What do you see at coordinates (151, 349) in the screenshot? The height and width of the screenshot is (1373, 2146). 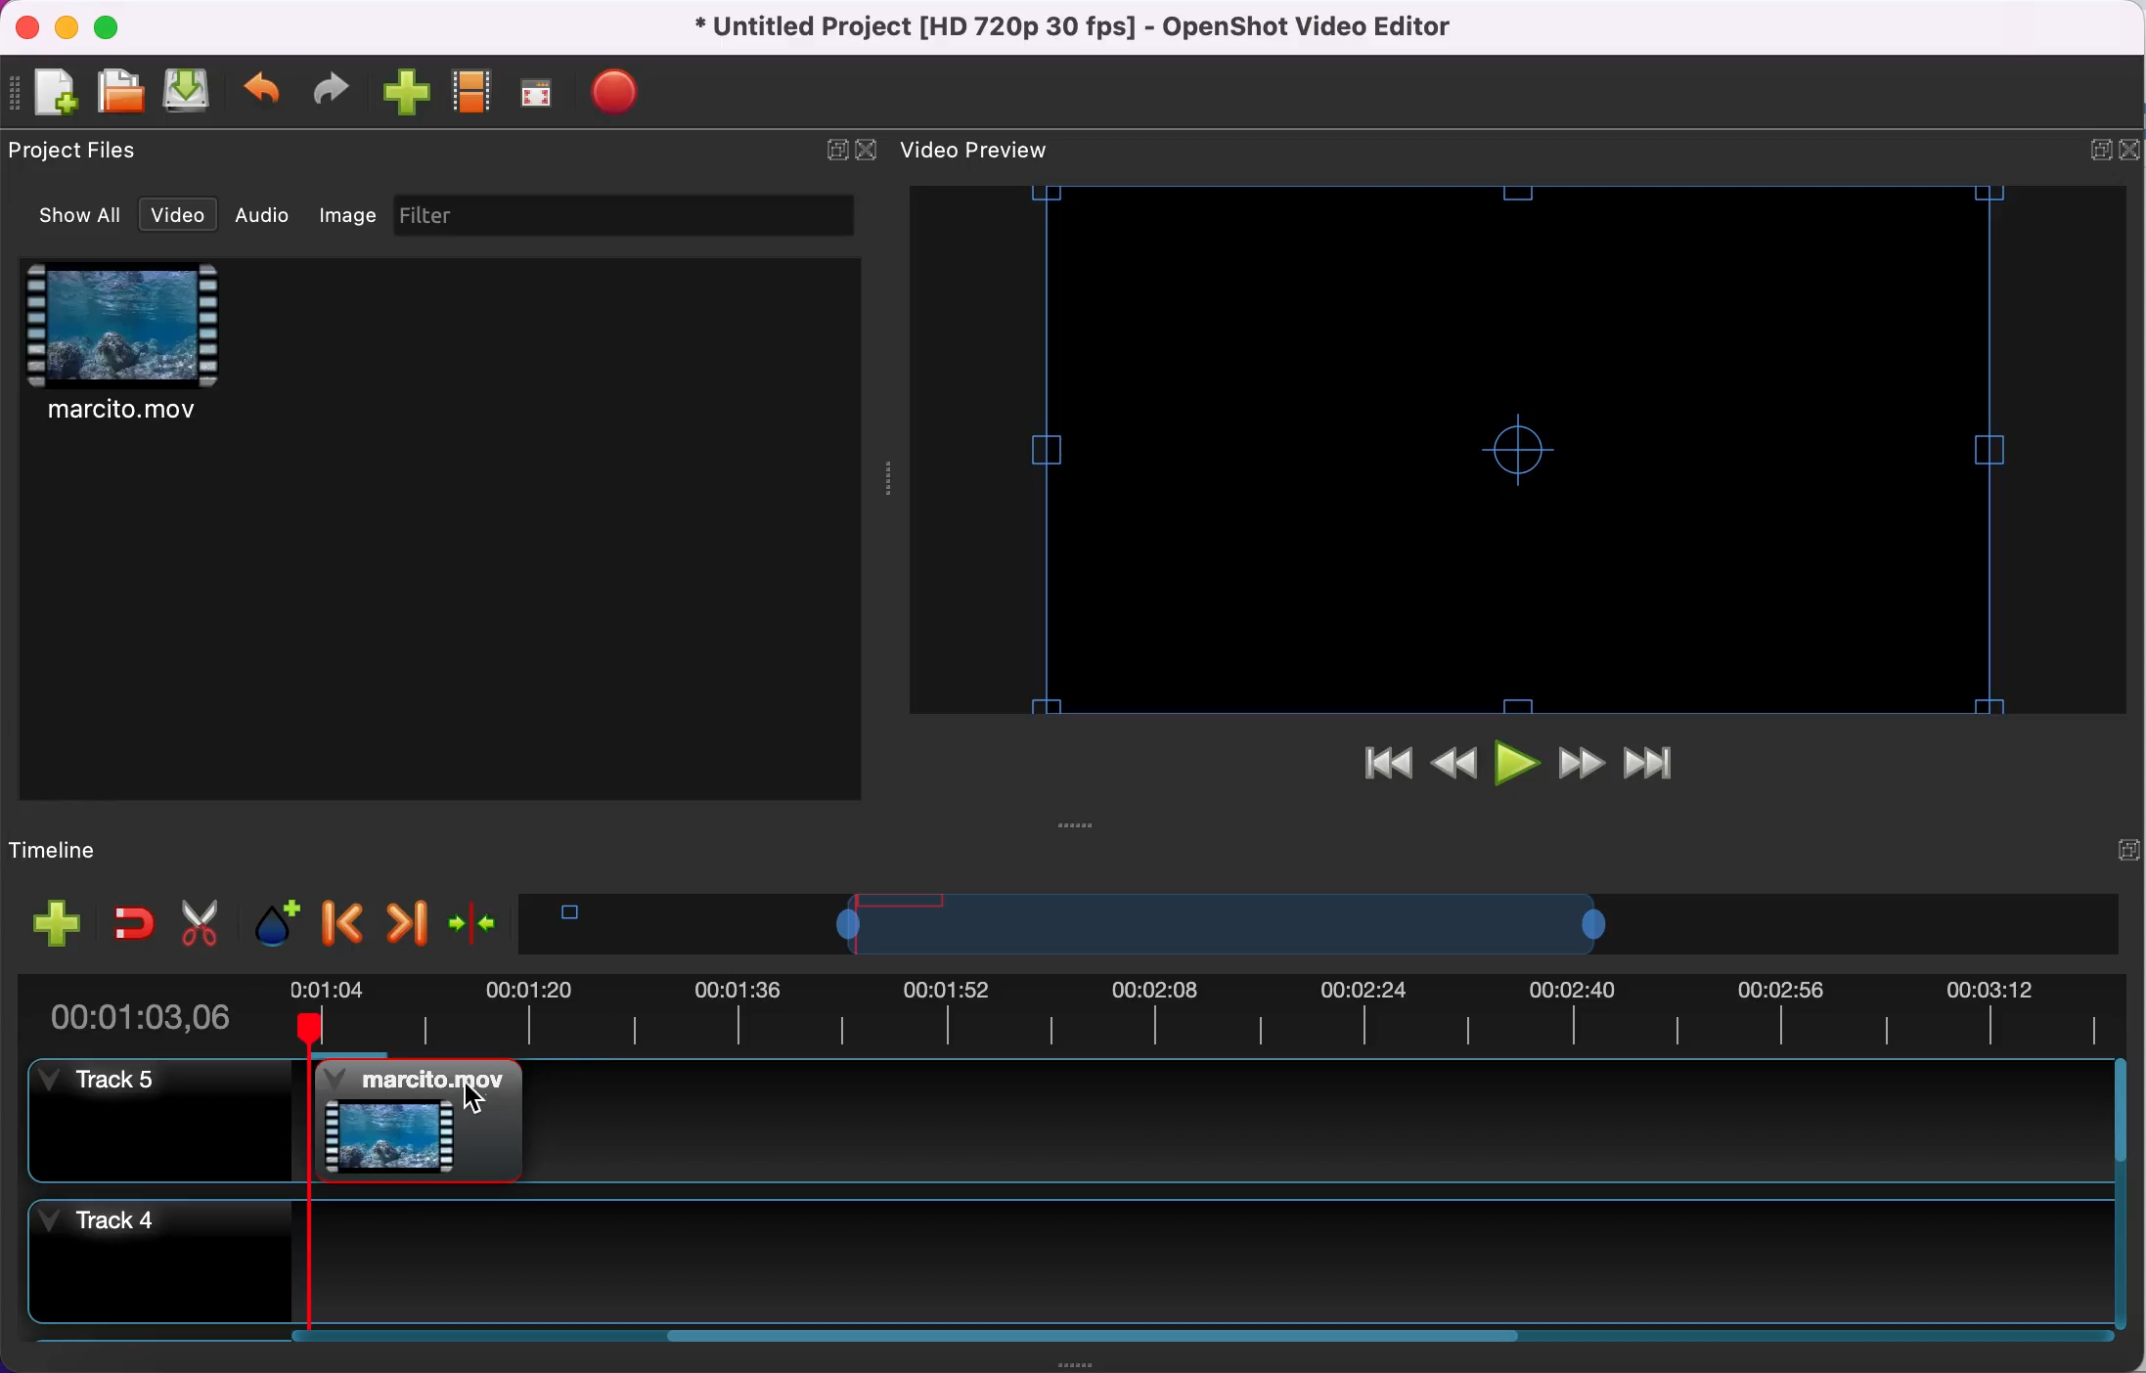 I see `clip` at bounding box center [151, 349].